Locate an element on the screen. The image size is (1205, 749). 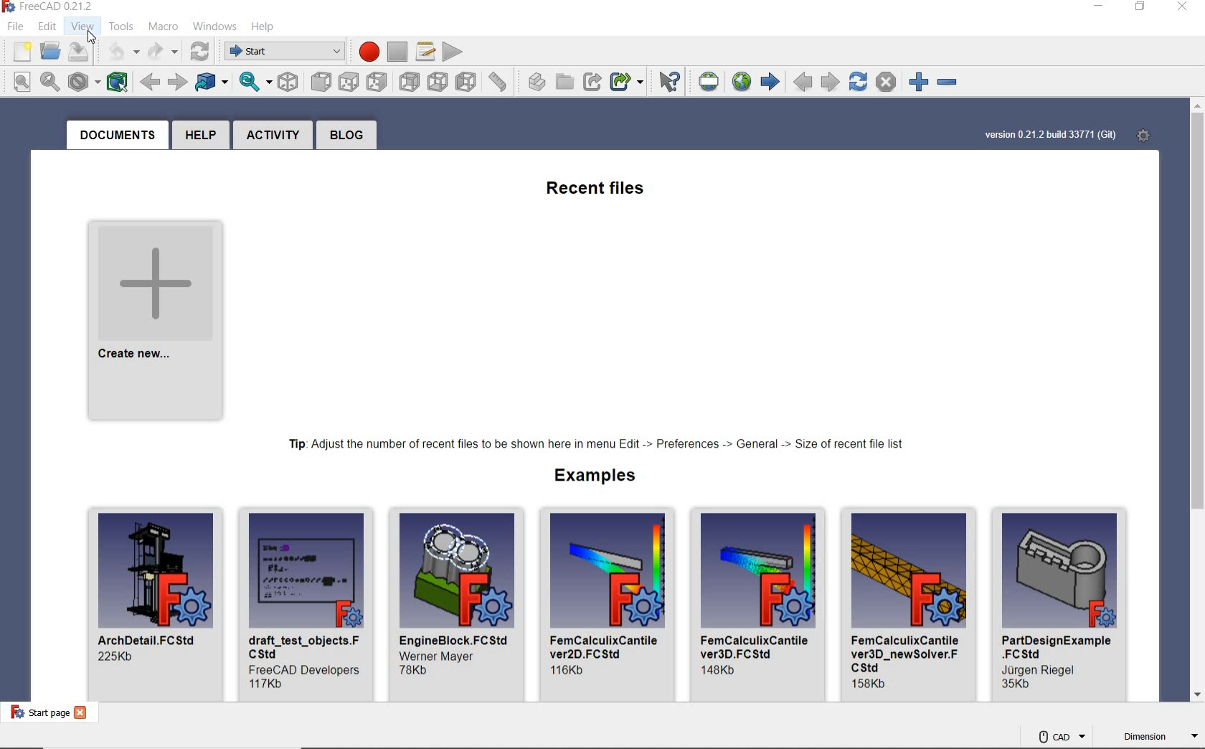
measure distance is located at coordinates (498, 81).